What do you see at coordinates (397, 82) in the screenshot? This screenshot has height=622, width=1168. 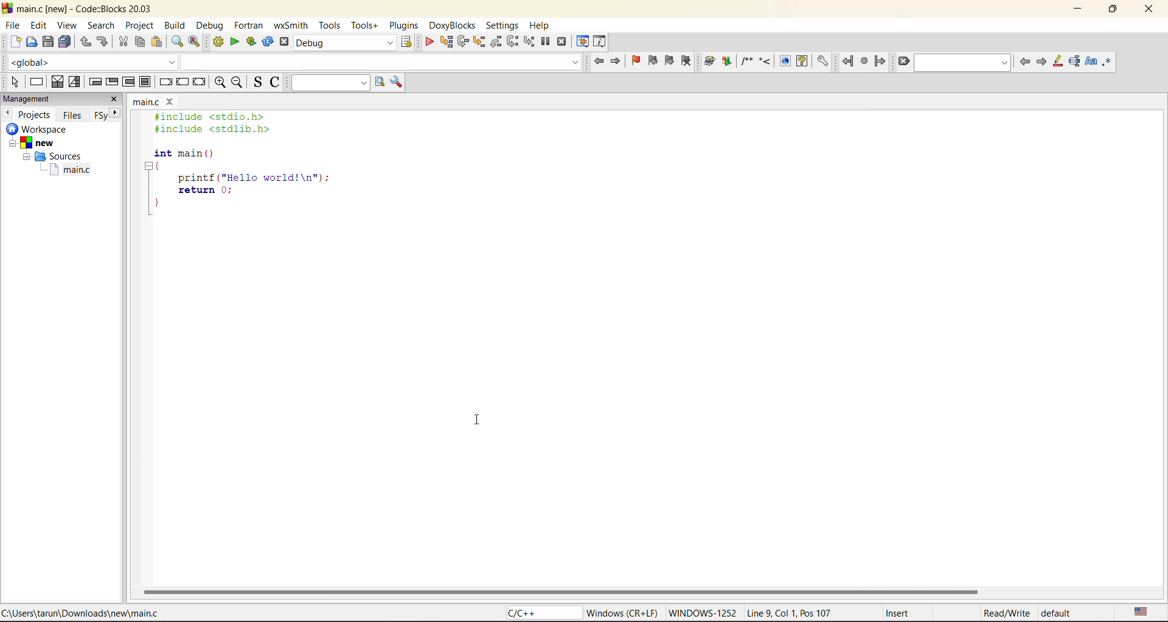 I see `show options window` at bounding box center [397, 82].